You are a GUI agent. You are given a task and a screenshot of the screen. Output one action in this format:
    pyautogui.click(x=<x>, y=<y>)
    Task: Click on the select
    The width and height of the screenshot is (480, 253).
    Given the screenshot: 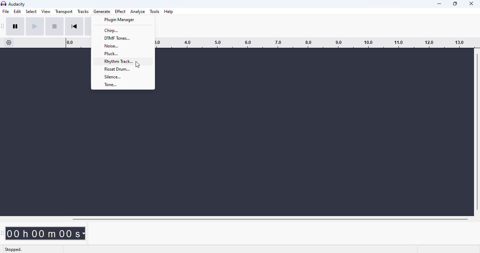 What is the action you would take?
    pyautogui.click(x=31, y=11)
    